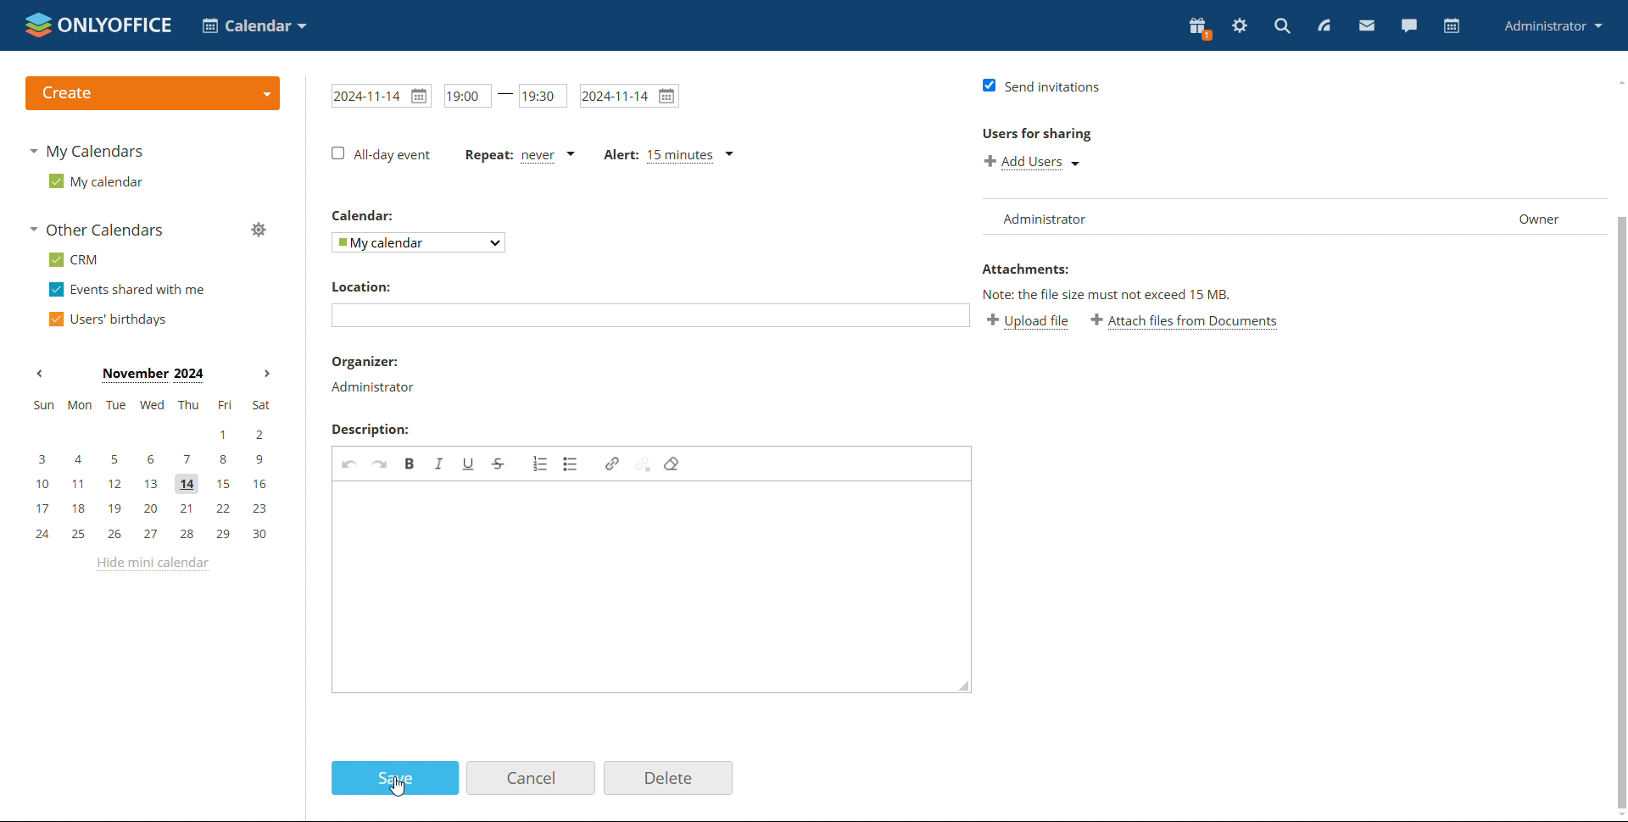  Describe the element at coordinates (646, 315) in the screenshot. I see `text box` at that location.